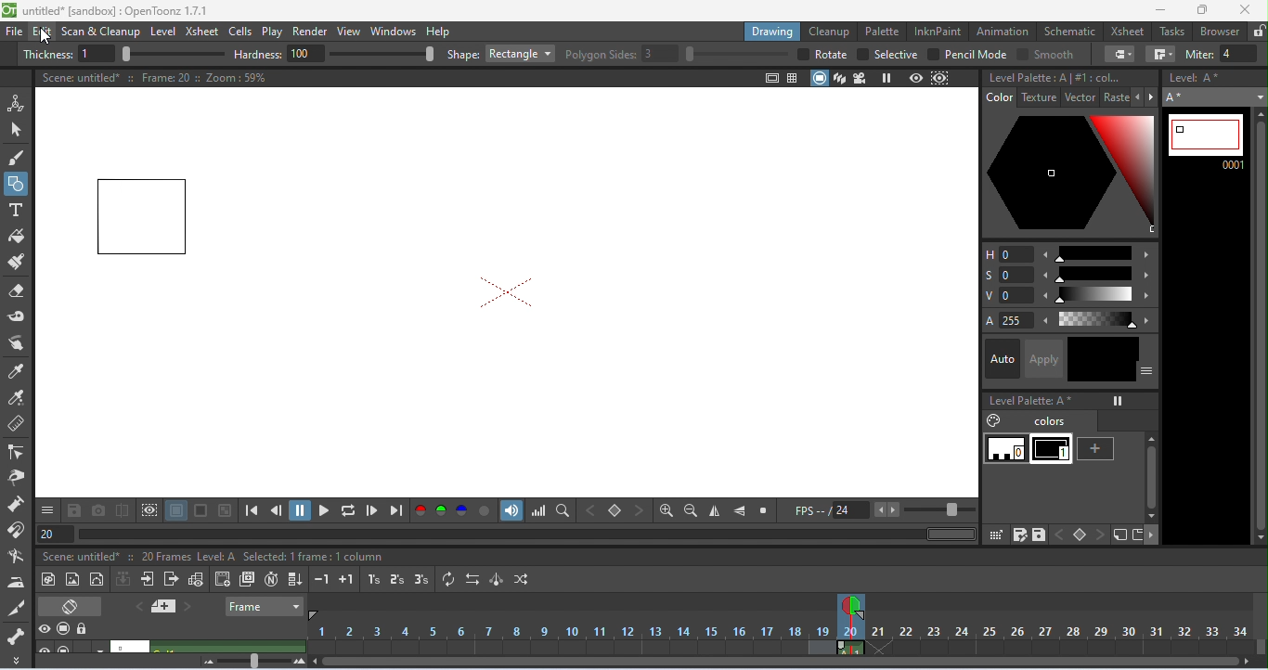 The image size is (1268, 670). What do you see at coordinates (715, 511) in the screenshot?
I see `flip horizontally` at bounding box center [715, 511].